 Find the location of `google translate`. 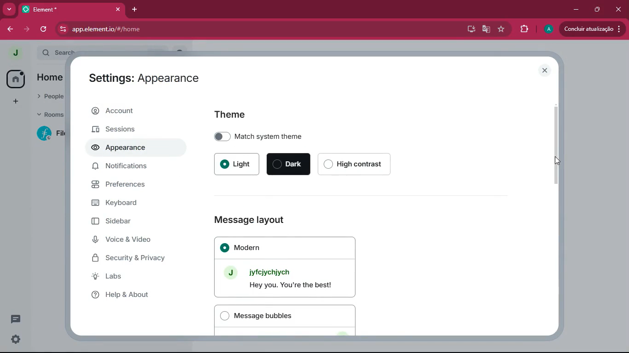

google translate is located at coordinates (487, 30).